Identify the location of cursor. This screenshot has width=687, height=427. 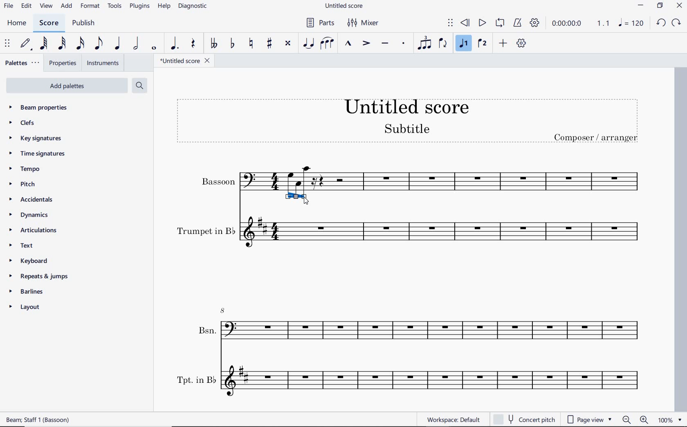
(307, 202).